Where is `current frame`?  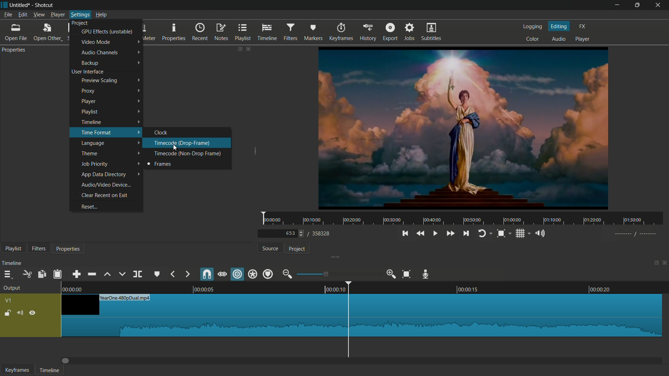 current frame is located at coordinates (289, 233).